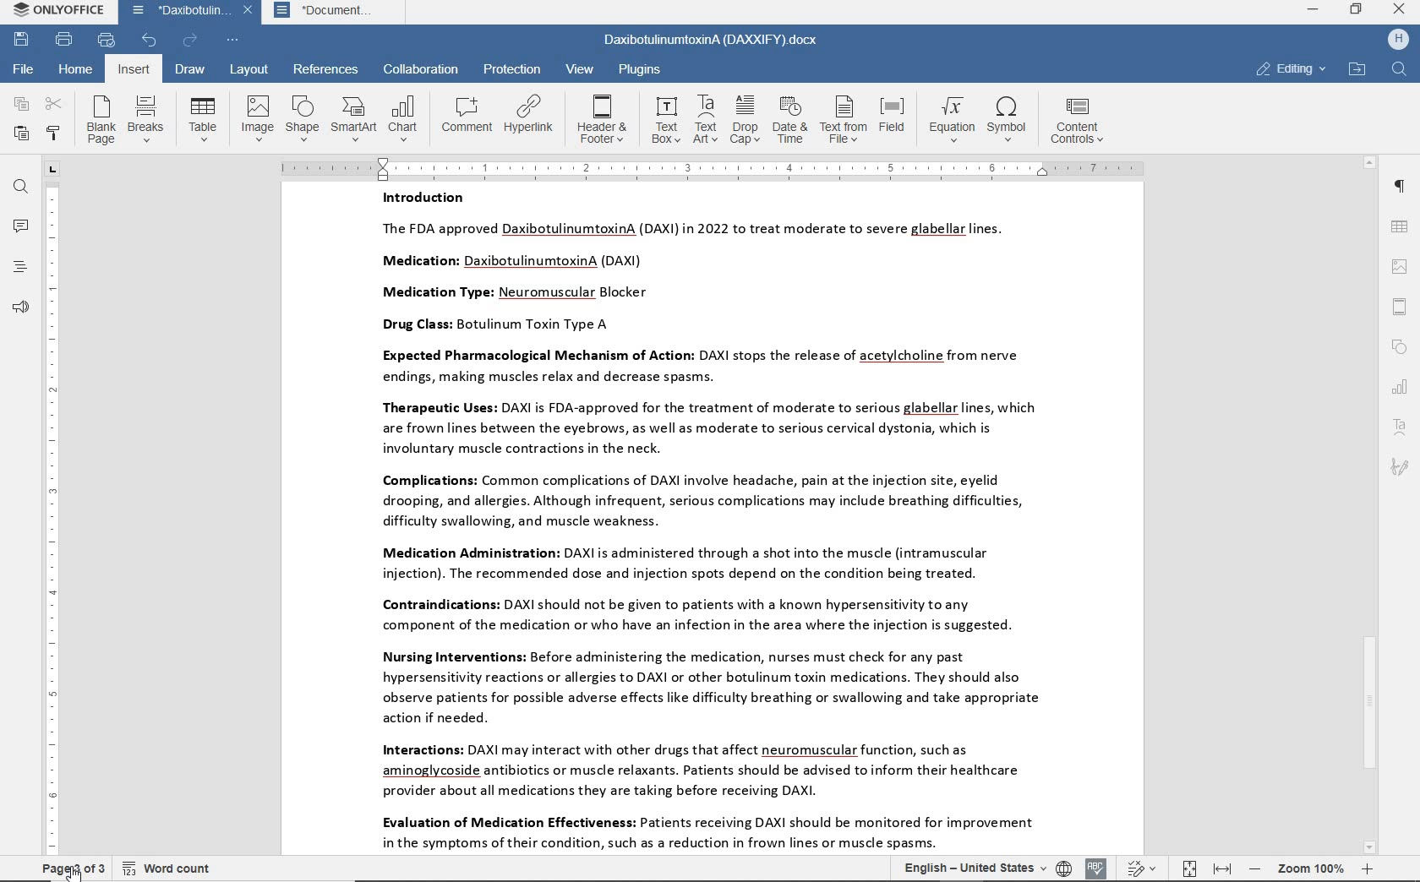  I want to click on table, so click(202, 119).